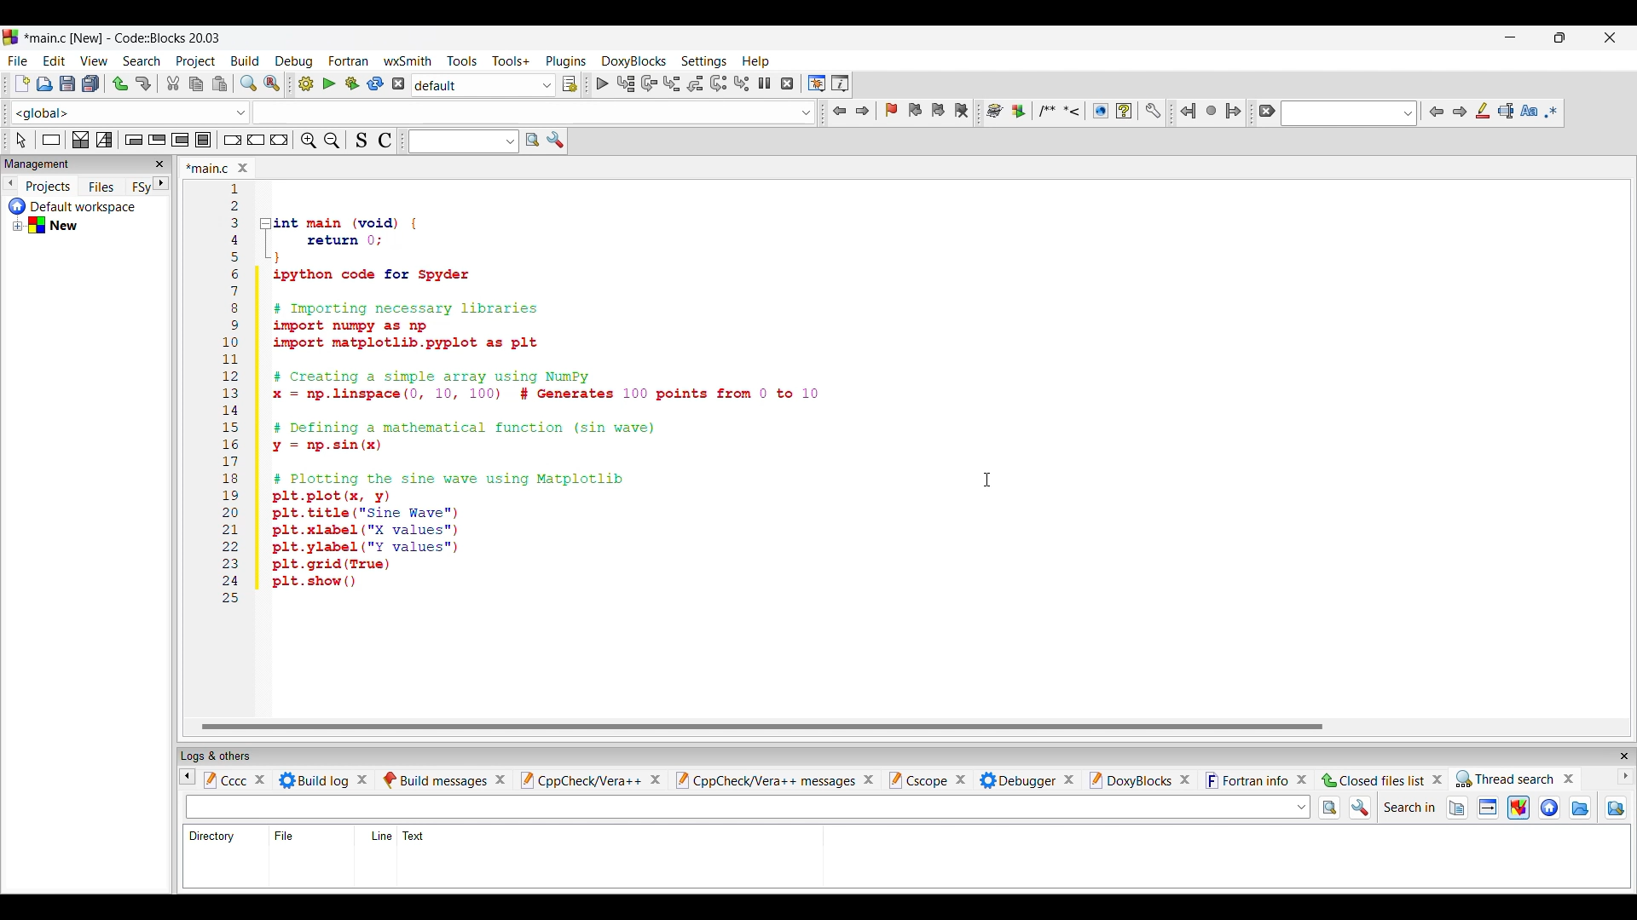 The image size is (1637, 920). What do you see at coordinates (14, 37) in the screenshot?
I see `codeblock logo` at bounding box center [14, 37].